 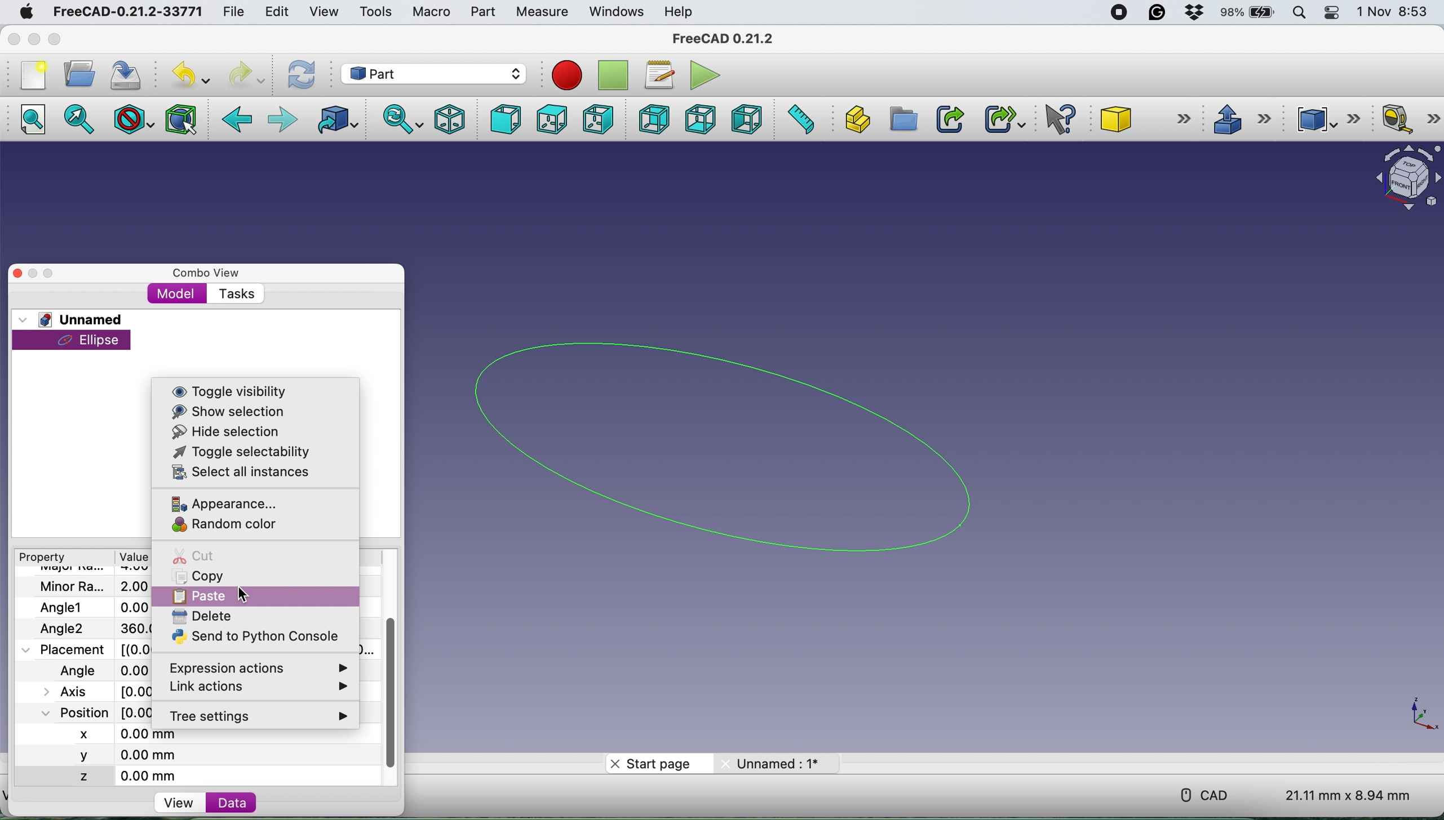 I want to click on fit selection, so click(x=79, y=119).